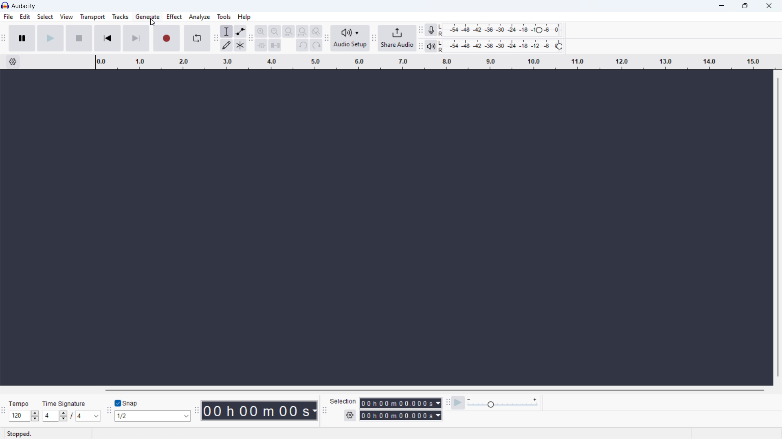 Image resolution: width=782 pixels, height=439 pixels. I want to click on fit project to width, so click(302, 32).